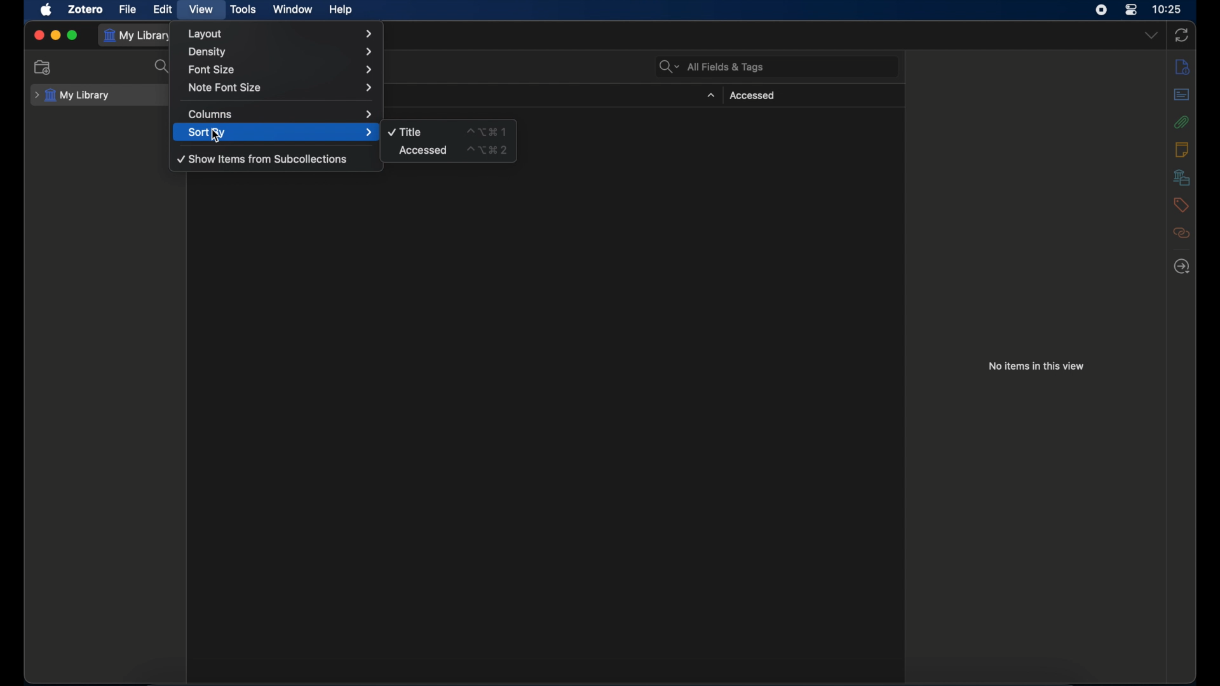 The width and height of the screenshot is (1220, 686). I want to click on close, so click(38, 35).